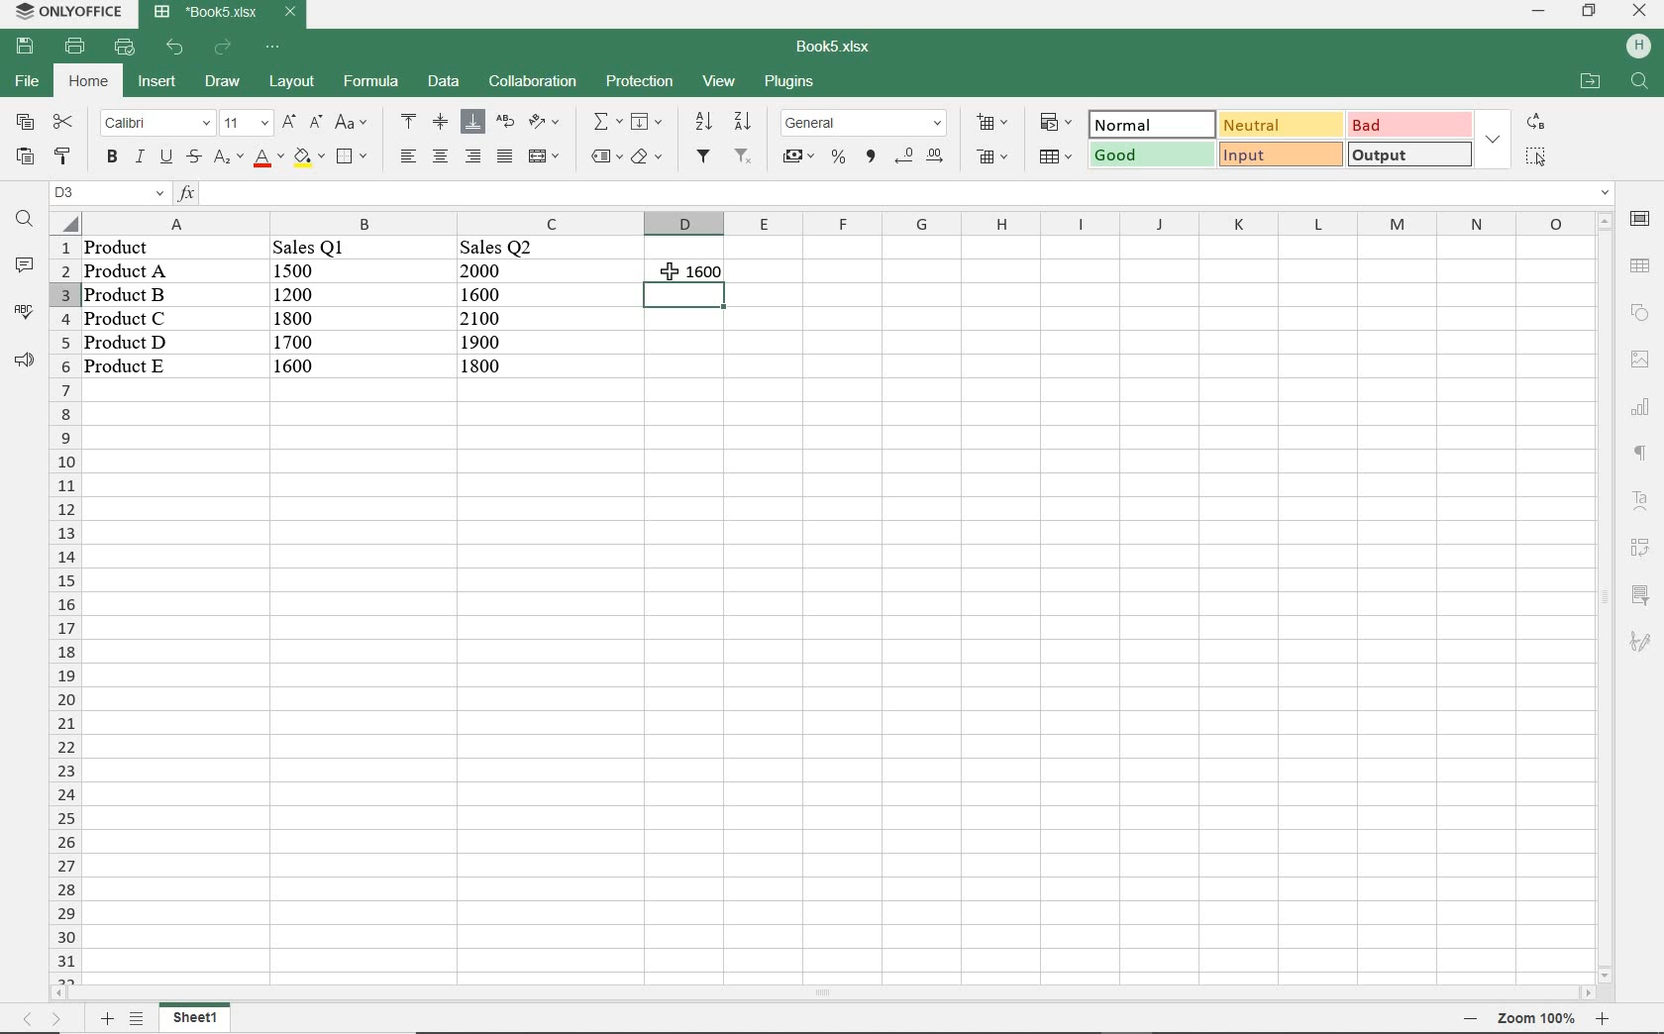  What do you see at coordinates (674, 270) in the screenshot?
I see `cursor` at bounding box center [674, 270].